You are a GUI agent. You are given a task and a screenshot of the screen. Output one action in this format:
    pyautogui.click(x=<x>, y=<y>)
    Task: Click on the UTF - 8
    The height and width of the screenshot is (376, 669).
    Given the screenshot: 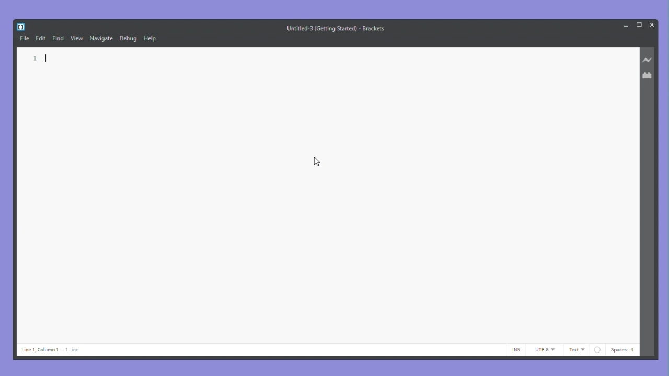 What is the action you would take?
    pyautogui.click(x=545, y=349)
    